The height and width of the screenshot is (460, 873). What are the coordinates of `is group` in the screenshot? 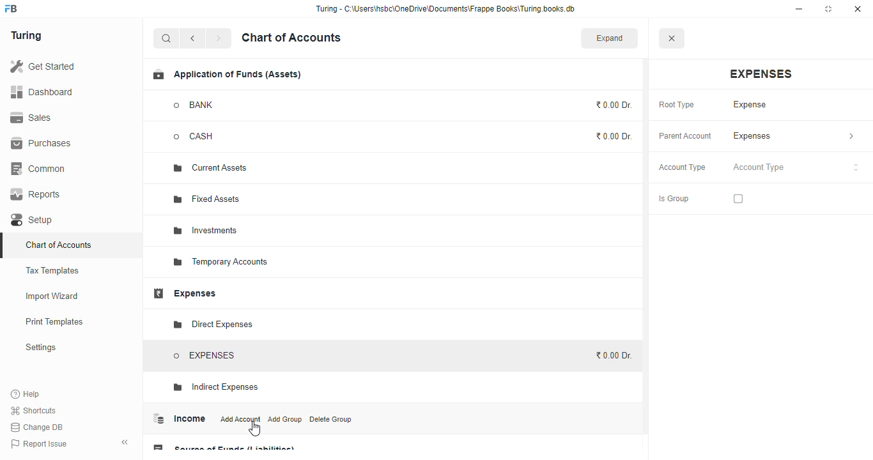 It's located at (674, 199).